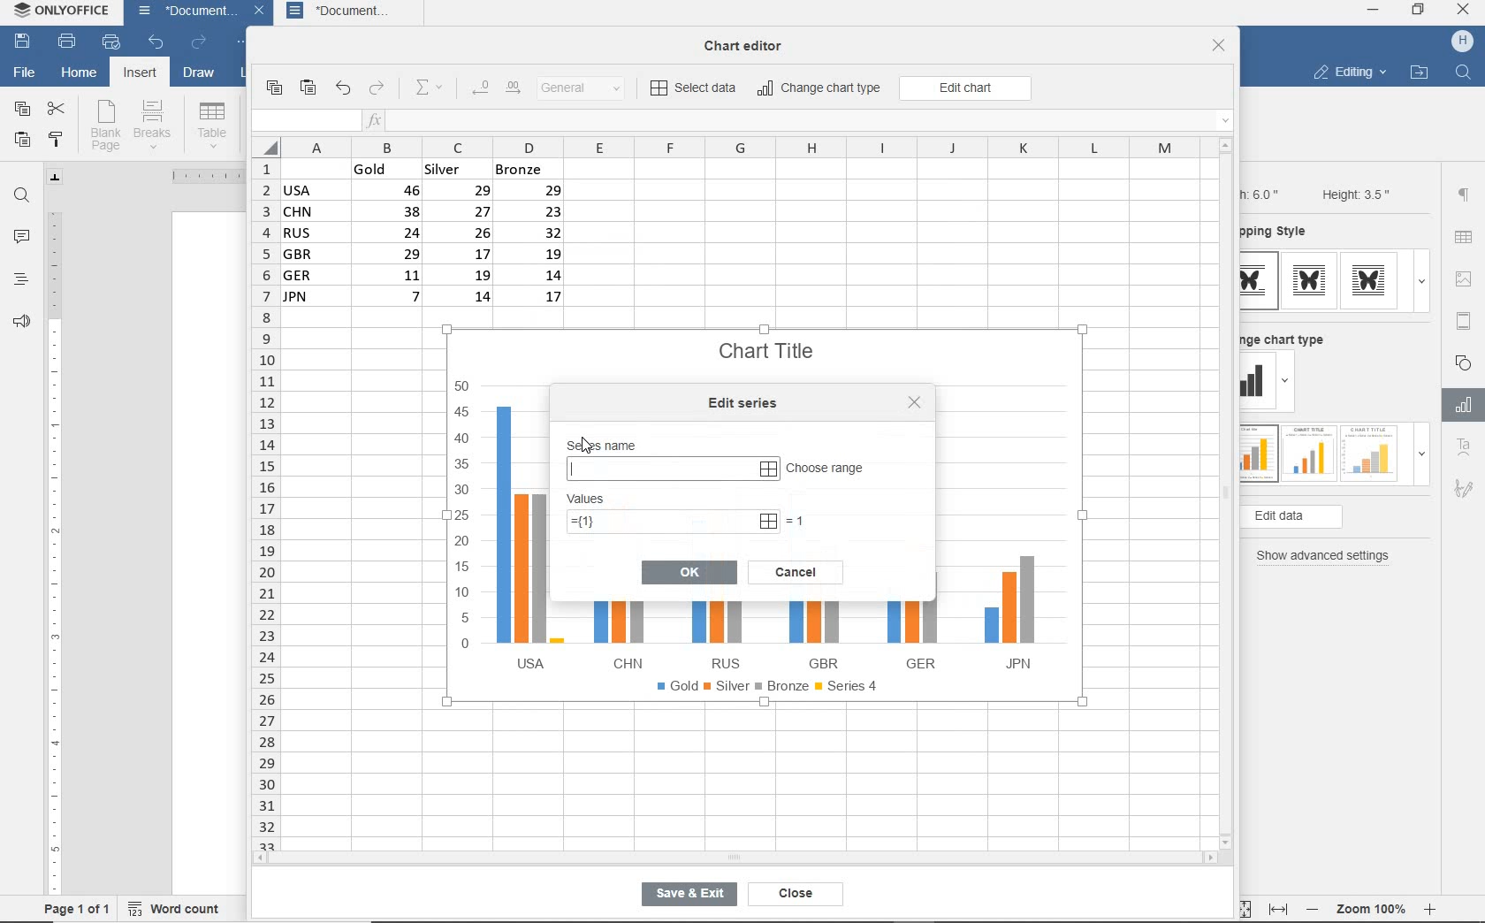 Image resolution: width=1485 pixels, height=923 pixels. Describe the element at coordinates (1463, 42) in the screenshot. I see `hp` at that location.